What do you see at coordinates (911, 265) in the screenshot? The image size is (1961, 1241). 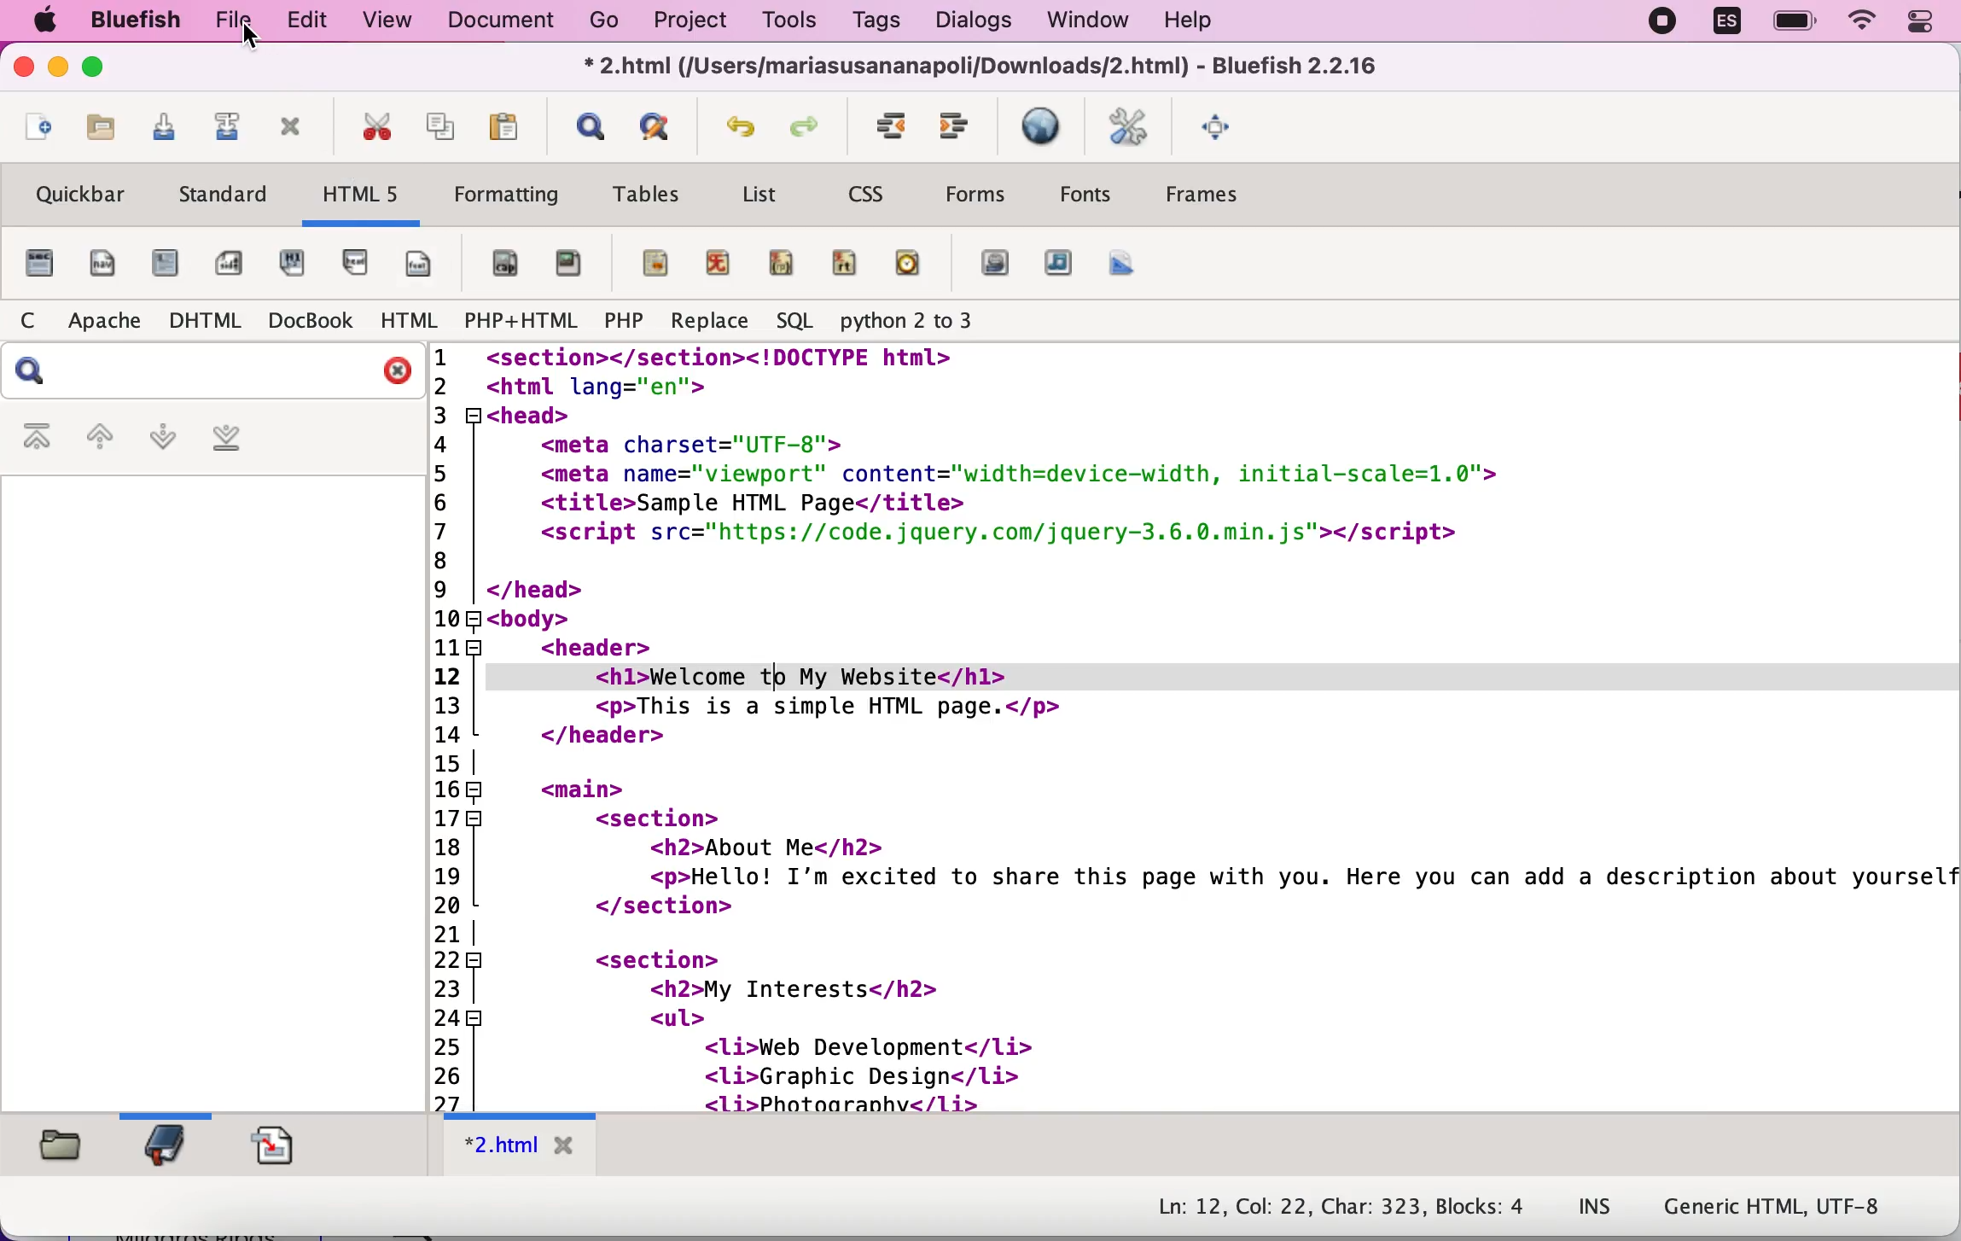 I see `time` at bounding box center [911, 265].